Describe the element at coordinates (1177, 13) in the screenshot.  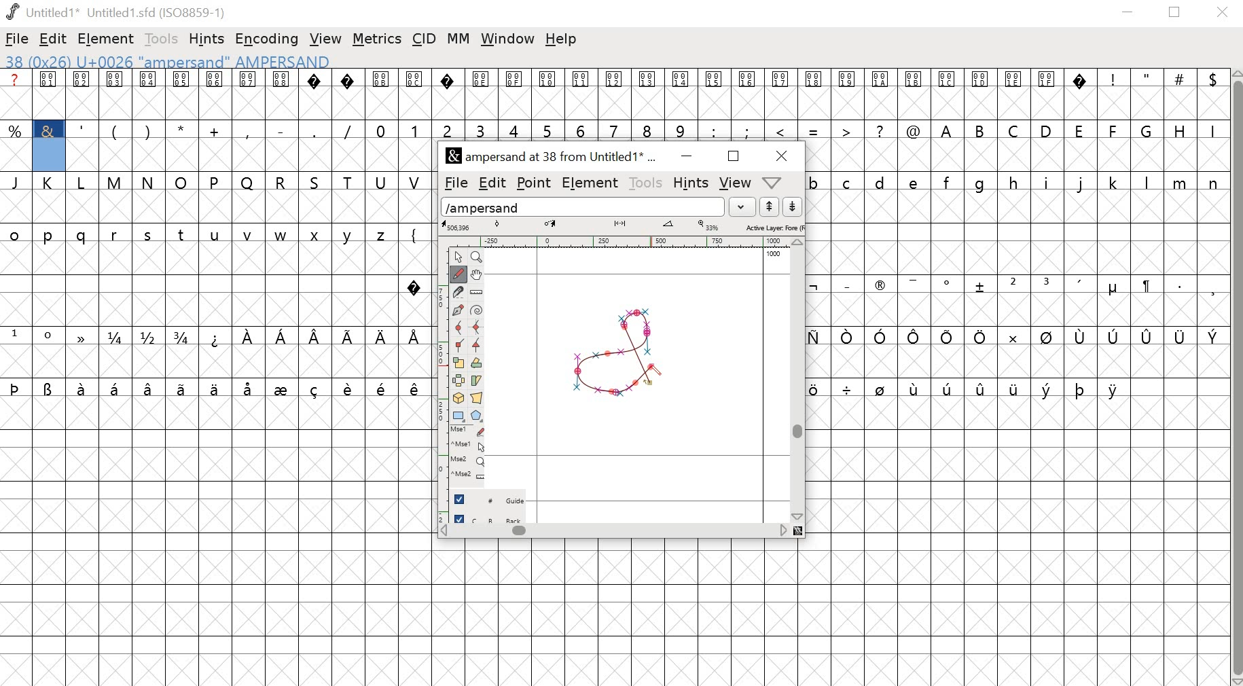
I see `maximize` at that location.